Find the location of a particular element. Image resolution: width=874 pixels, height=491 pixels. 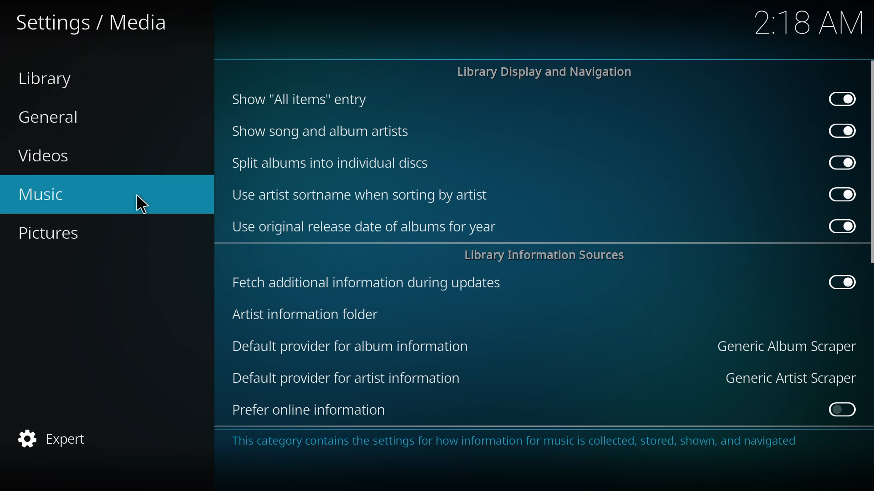

show song and album artists is located at coordinates (326, 131).